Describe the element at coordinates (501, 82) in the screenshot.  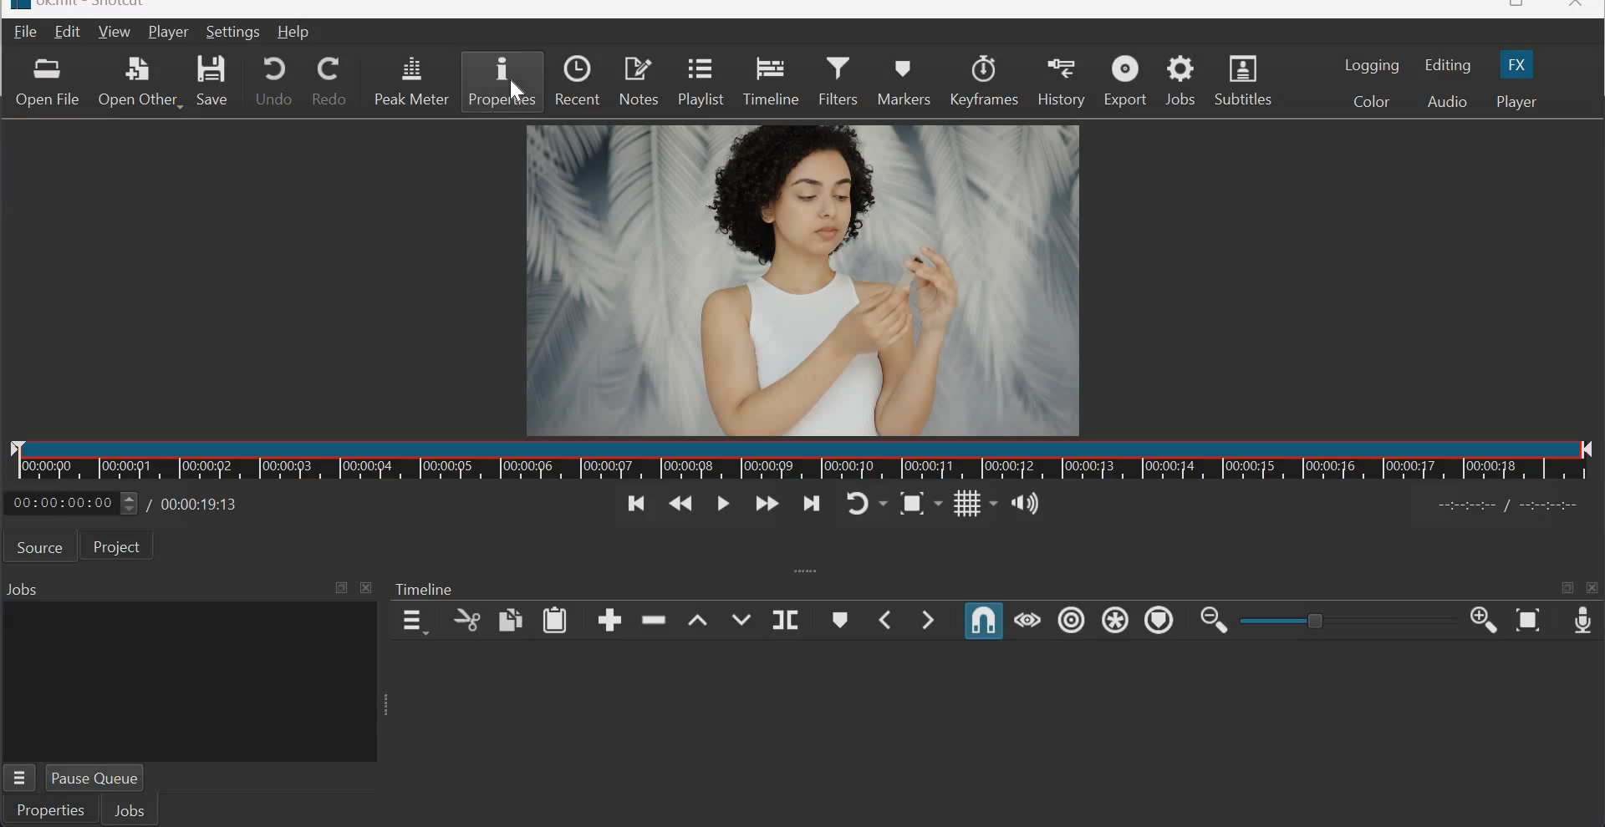
I see `properties` at that location.